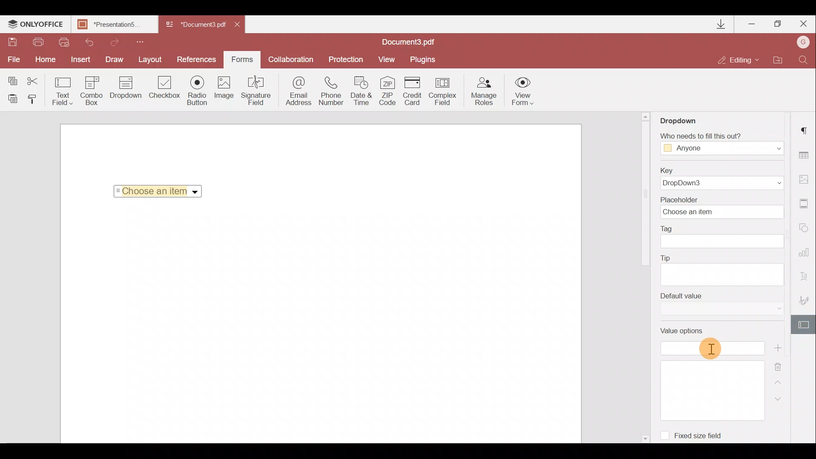 The image size is (816, 459). Describe the element at coordinates (257, 92) in the screenshot. I see `Signature field` at that location.